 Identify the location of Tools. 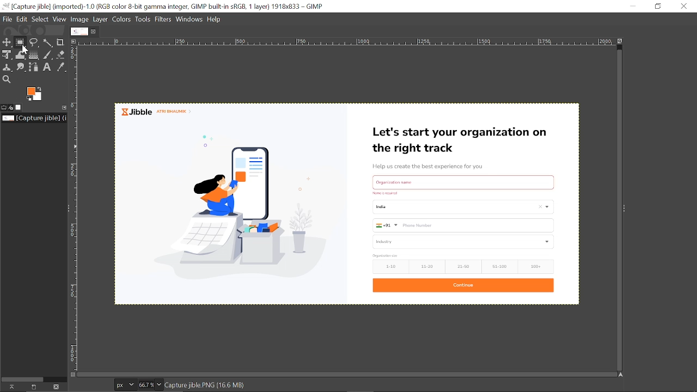
(144, 19).